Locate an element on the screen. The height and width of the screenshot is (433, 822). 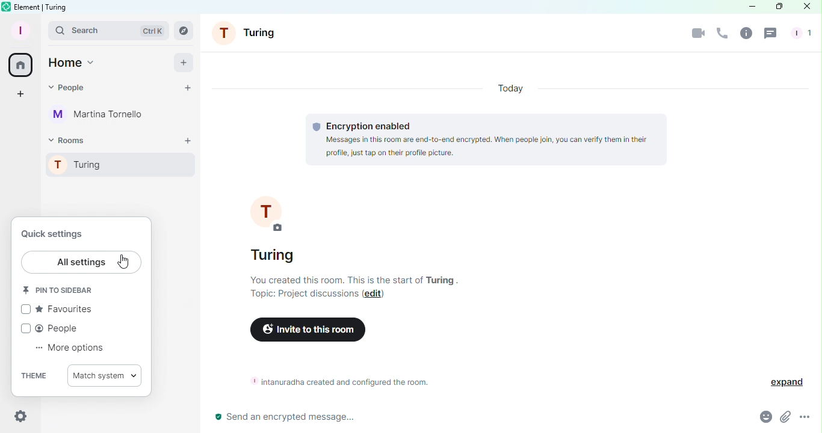
Add a room is located at coordinates (187, 142).